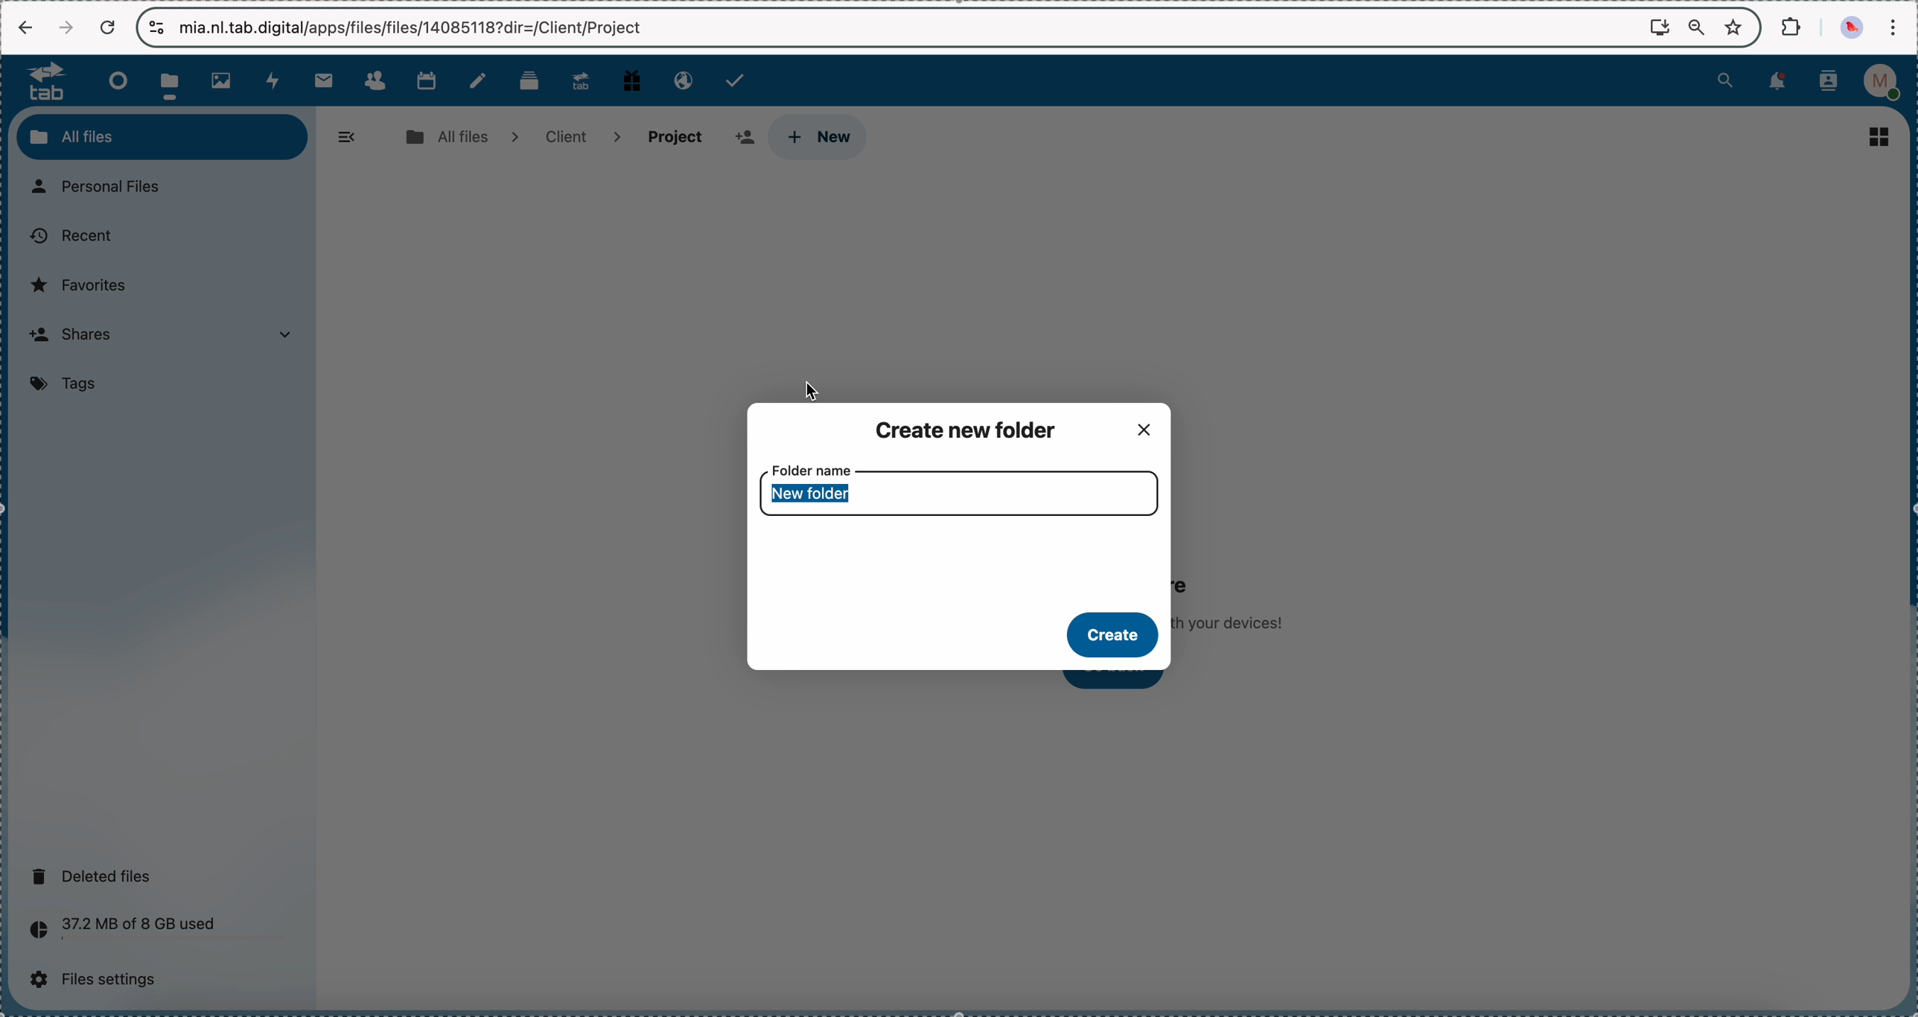 This screenshot has height=1017, width=1918. Describe the element at coordinates (481, 81) in the screenshot. I see `notes` at that location.